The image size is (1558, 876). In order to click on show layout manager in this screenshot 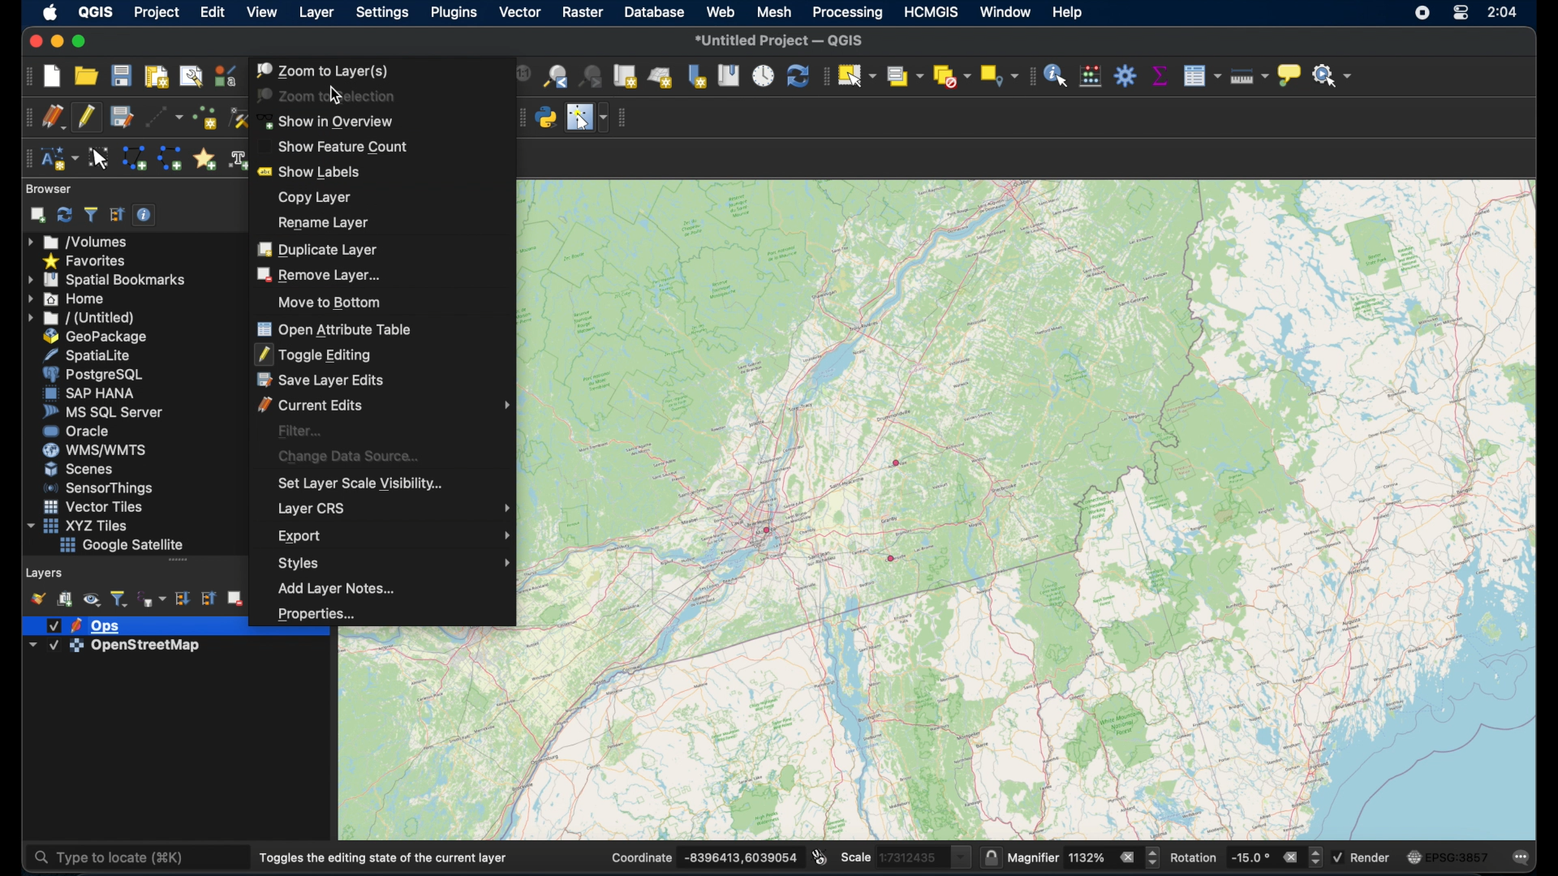, I will do `click(192, 76)`.